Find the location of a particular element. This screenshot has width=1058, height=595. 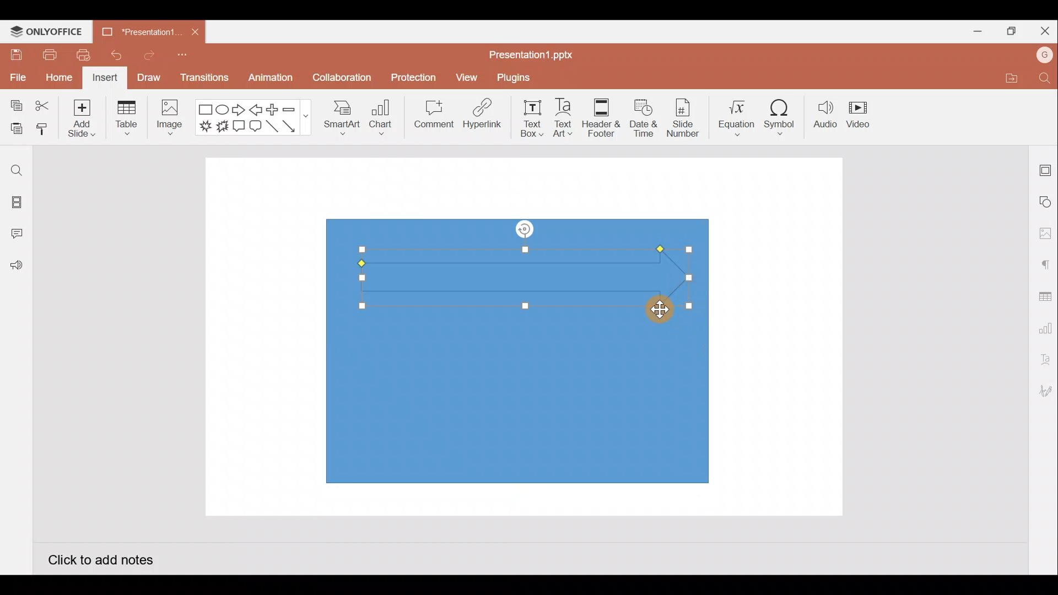

Save is located at coordinates (14, 54).